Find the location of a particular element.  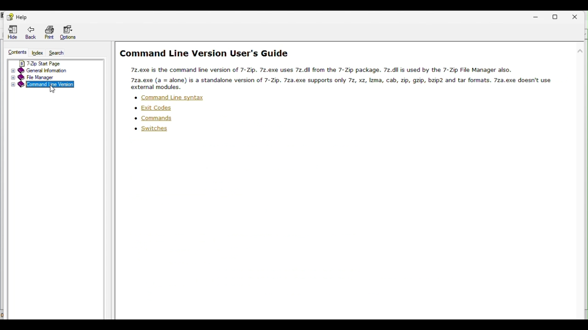

Back is located at coordinates (32, 31).